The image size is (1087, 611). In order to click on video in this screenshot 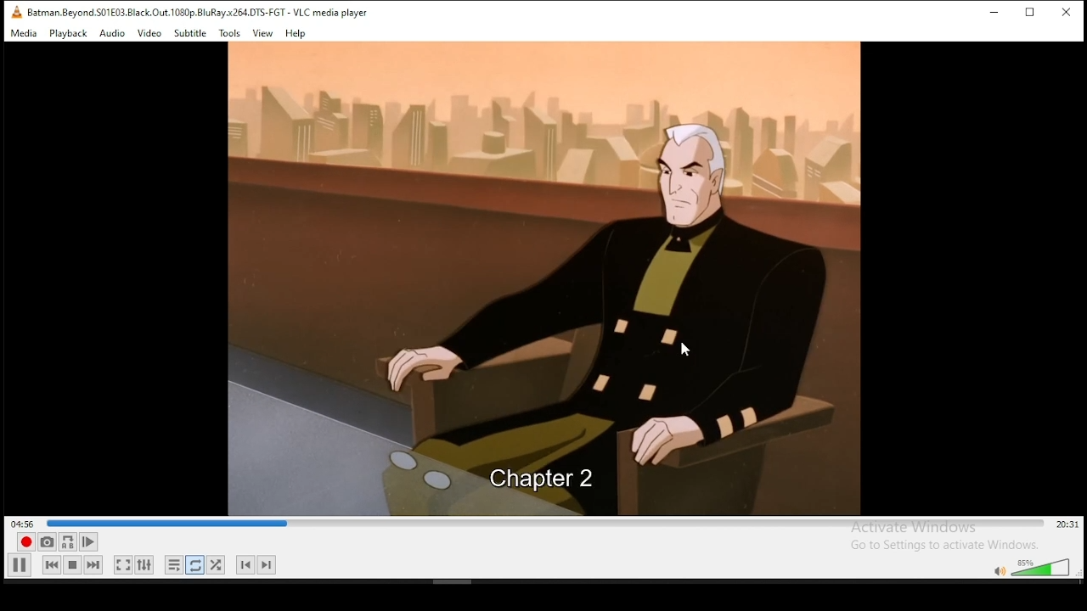, I will do `click(545, 248)`.